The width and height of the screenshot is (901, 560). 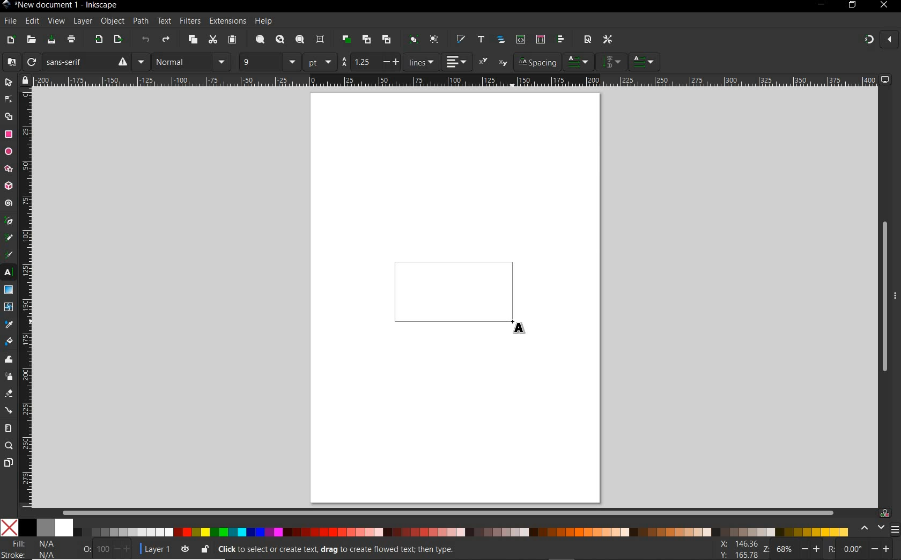 I want to click on no object selected, so click(x=411, y=549).